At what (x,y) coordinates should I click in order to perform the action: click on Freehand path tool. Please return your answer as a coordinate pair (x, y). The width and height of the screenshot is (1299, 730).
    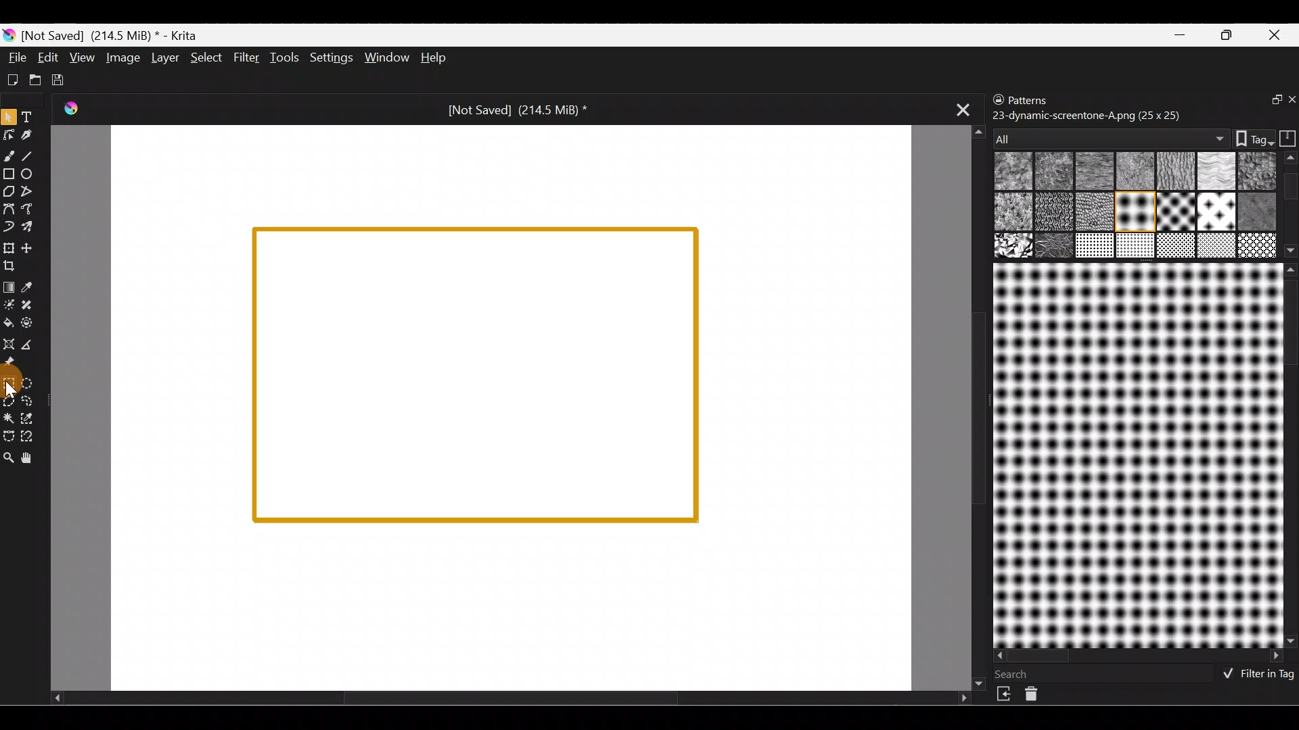
    Looking at the image, I should click on (30, 209).